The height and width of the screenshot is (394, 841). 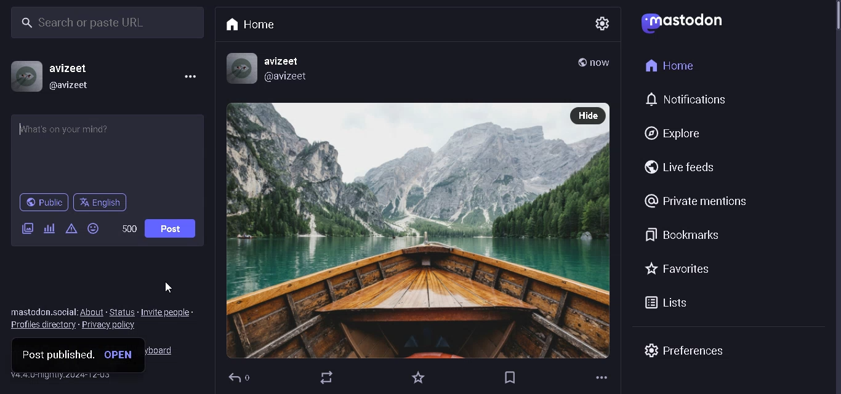 What do you see at coordinates (670, 64) in the screenshot?
I see `home` at bounding box center [670, 64].